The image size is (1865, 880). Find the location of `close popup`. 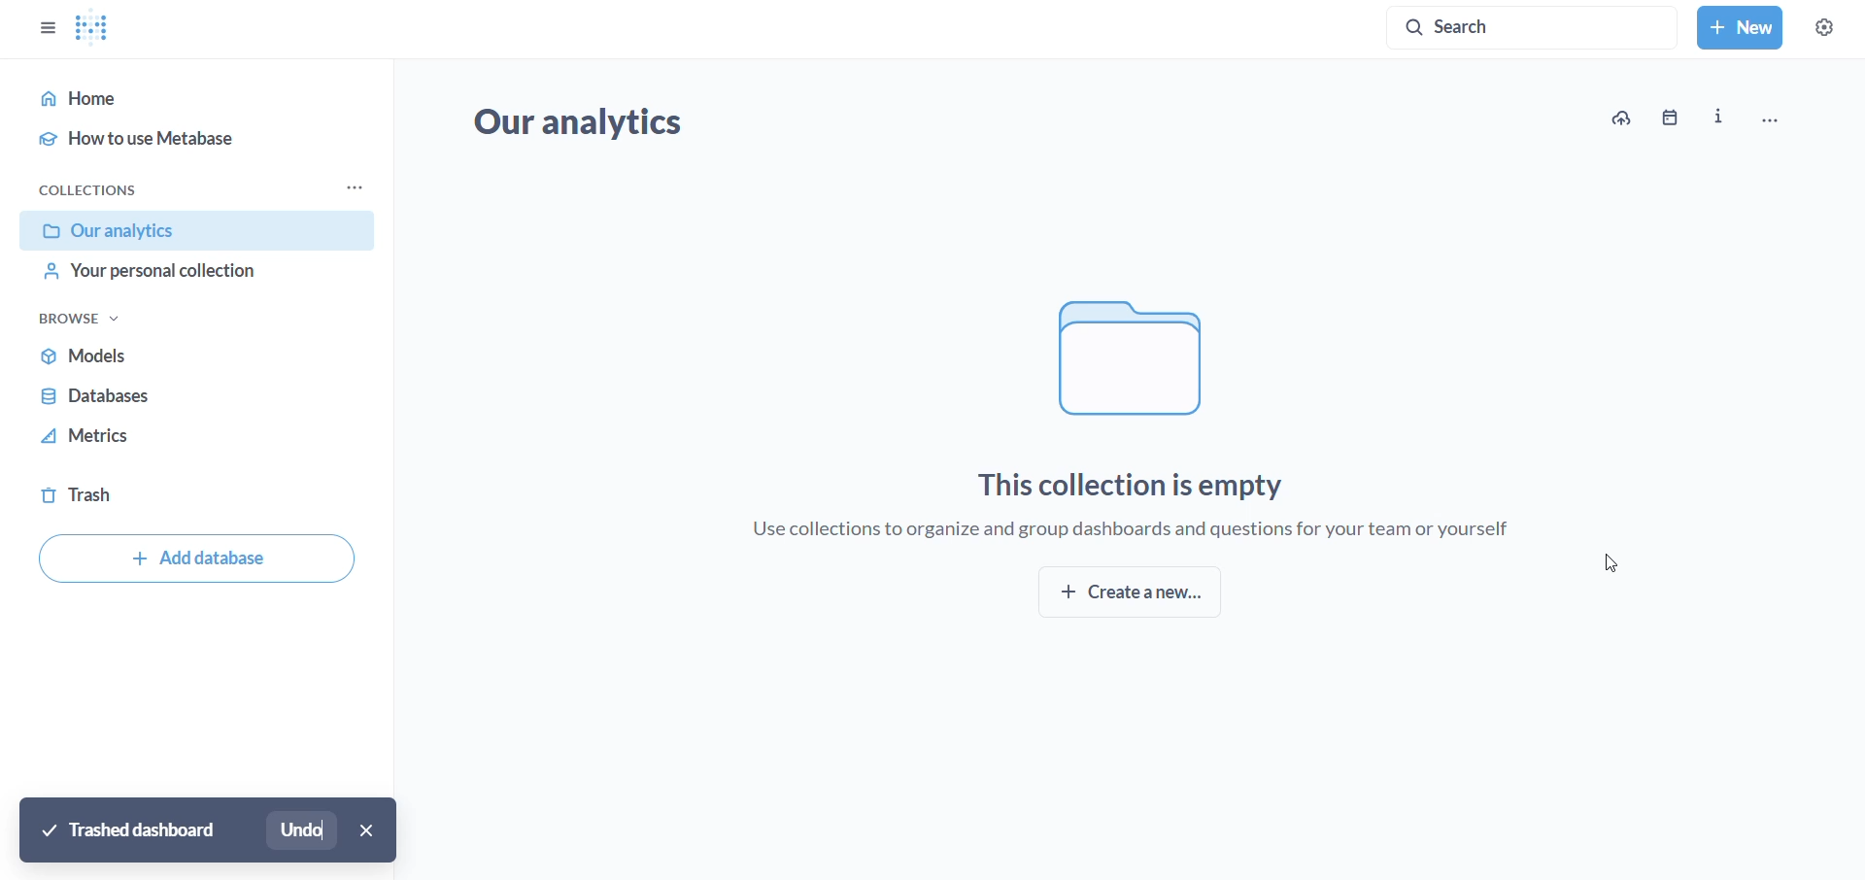

close popup is located at coordinates (371, 831).